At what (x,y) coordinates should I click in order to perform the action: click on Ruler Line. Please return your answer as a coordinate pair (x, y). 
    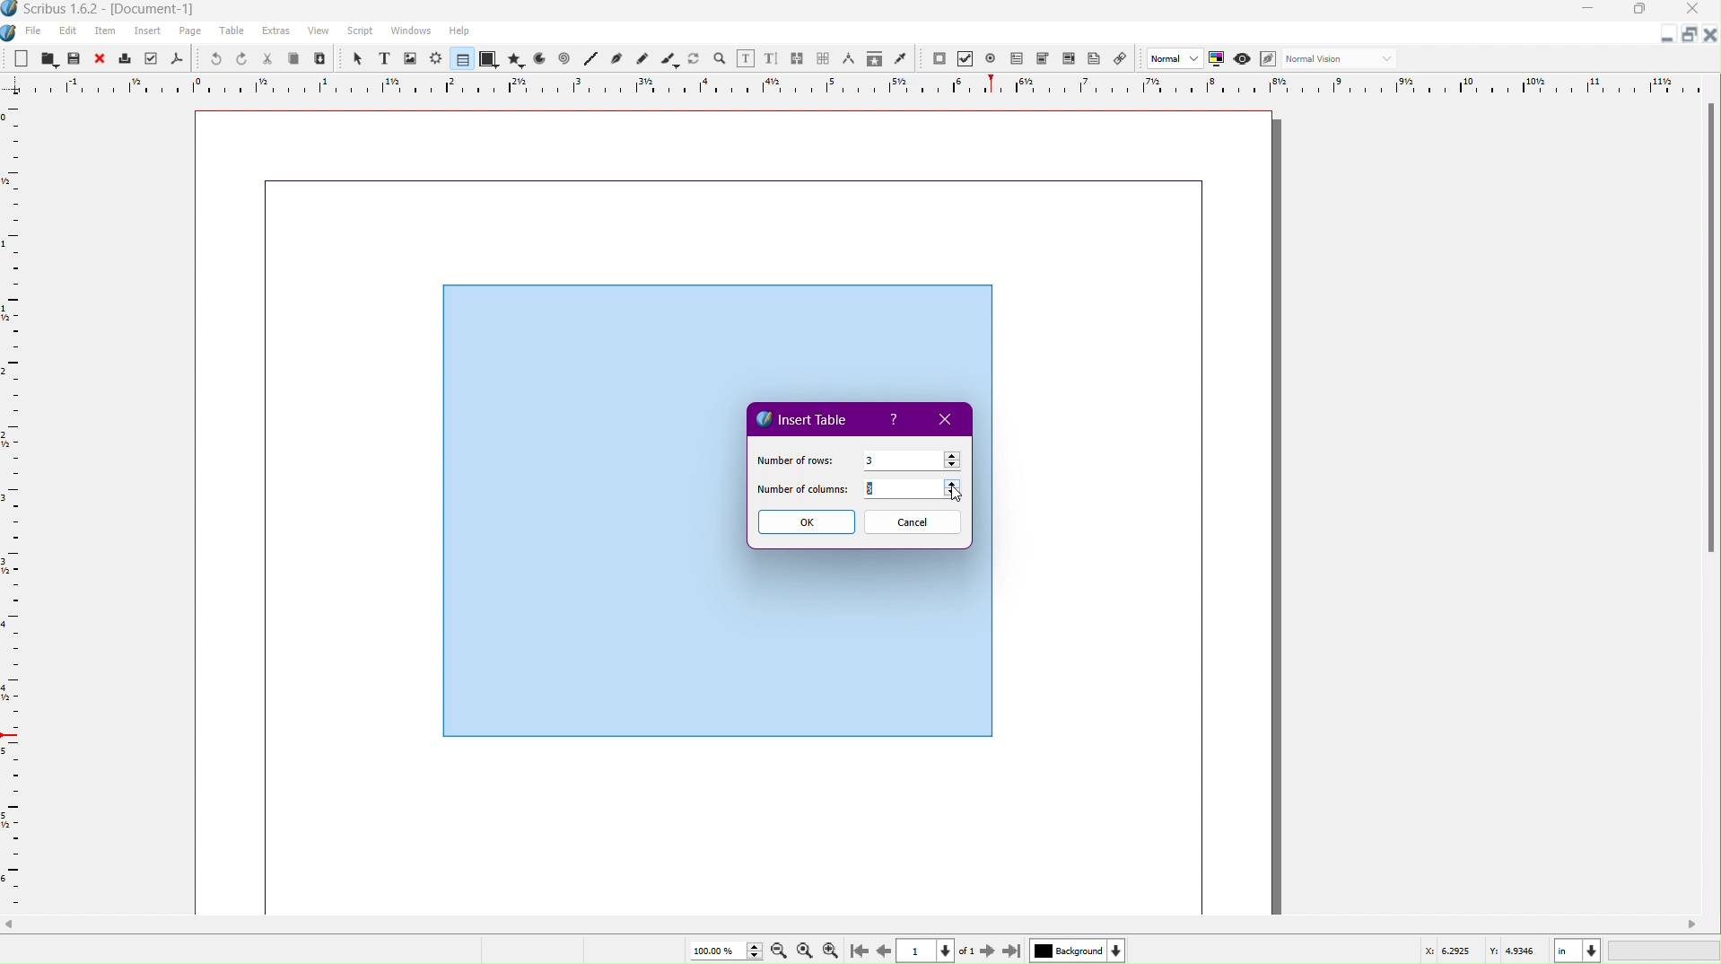
    Looking at the image, I should click on (20, 506).